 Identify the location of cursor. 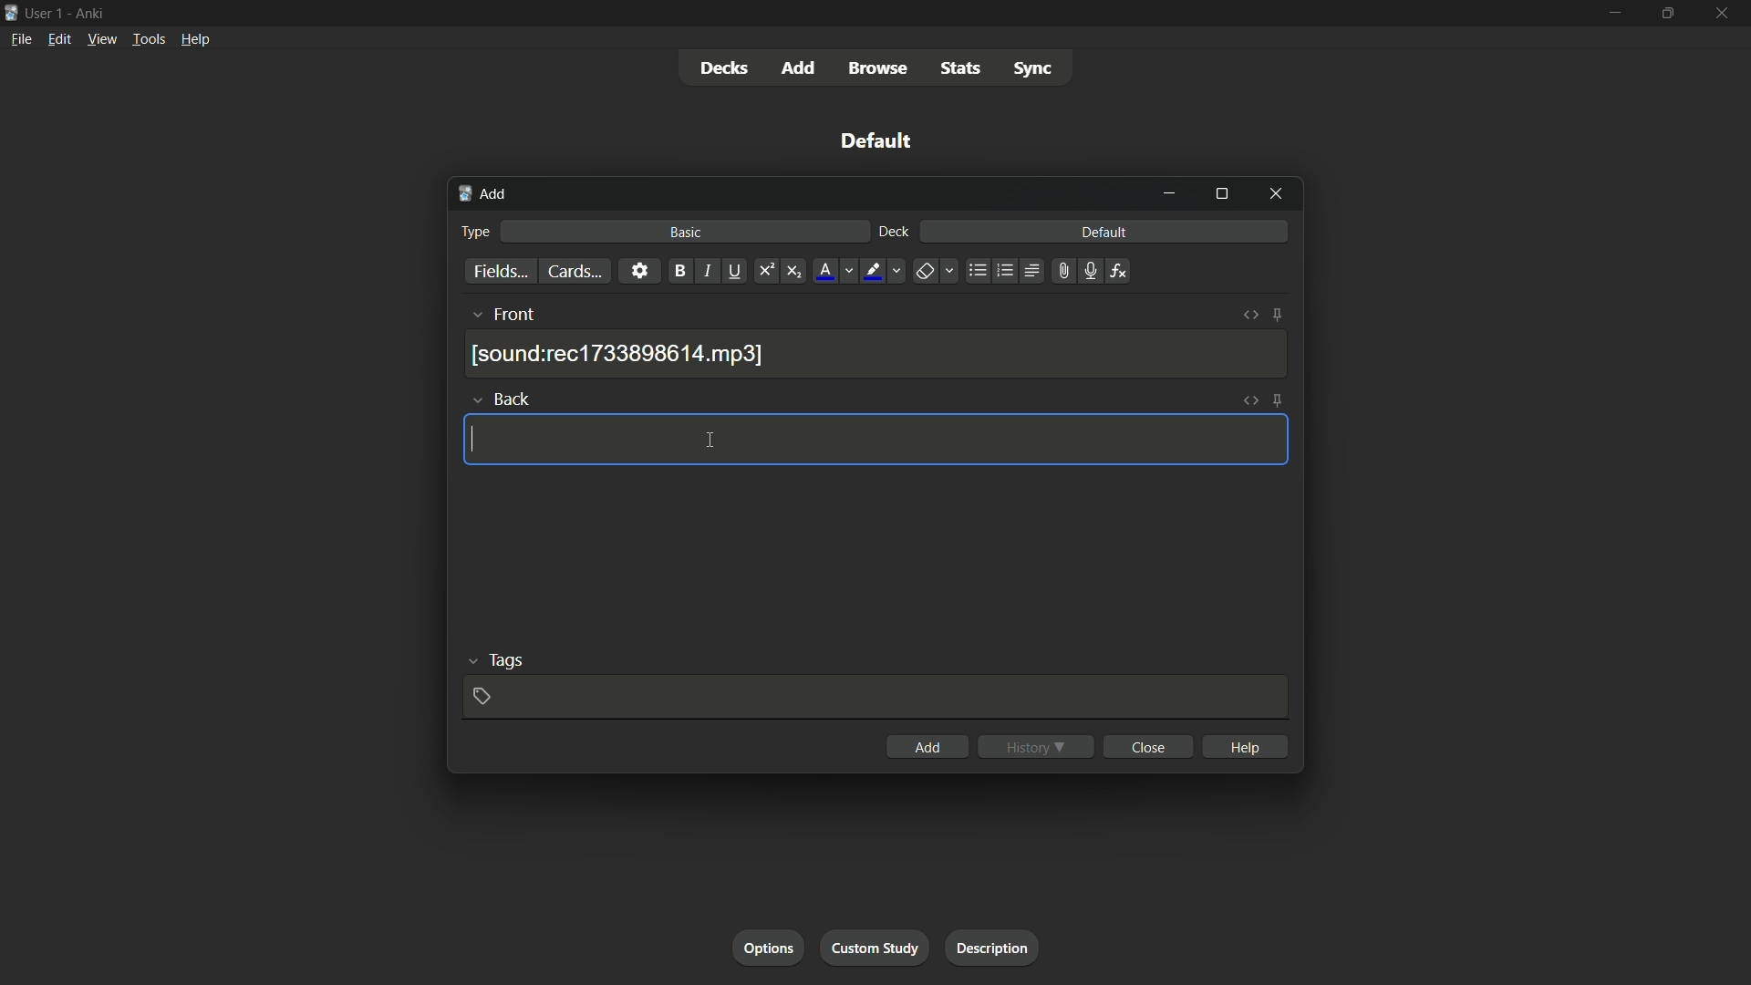
(710, 441).